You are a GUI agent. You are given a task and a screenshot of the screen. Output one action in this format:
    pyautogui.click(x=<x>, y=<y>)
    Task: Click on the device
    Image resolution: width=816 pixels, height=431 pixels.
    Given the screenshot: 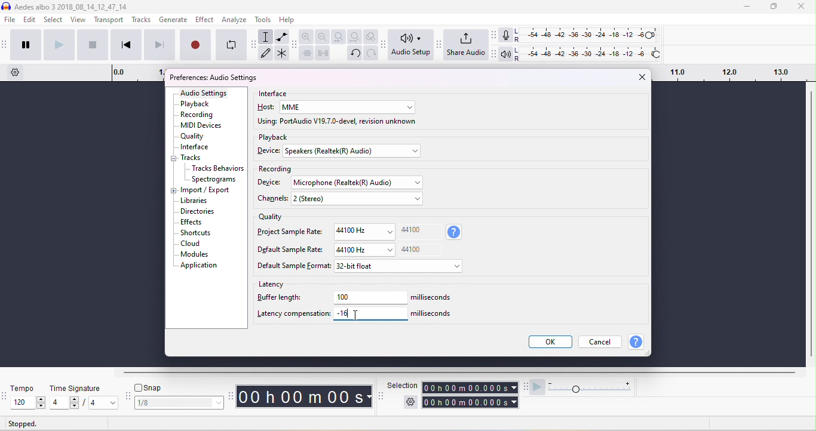 What is the action you would take?
    pyautogui.click(x=269, y=182)
    